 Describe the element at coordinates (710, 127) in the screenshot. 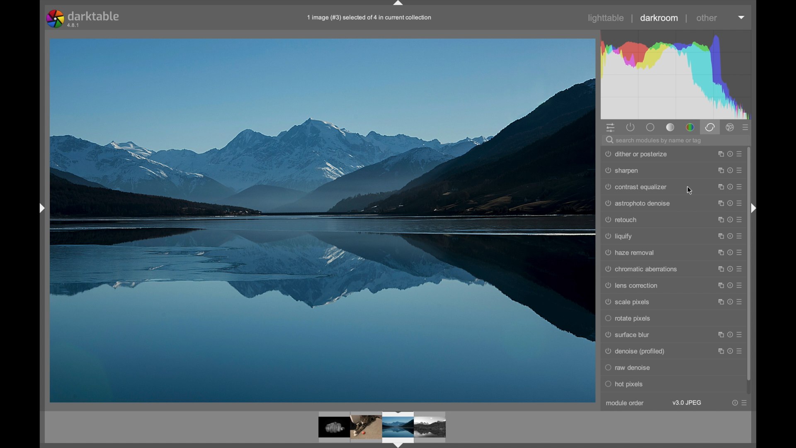

I see `correct` at that location.